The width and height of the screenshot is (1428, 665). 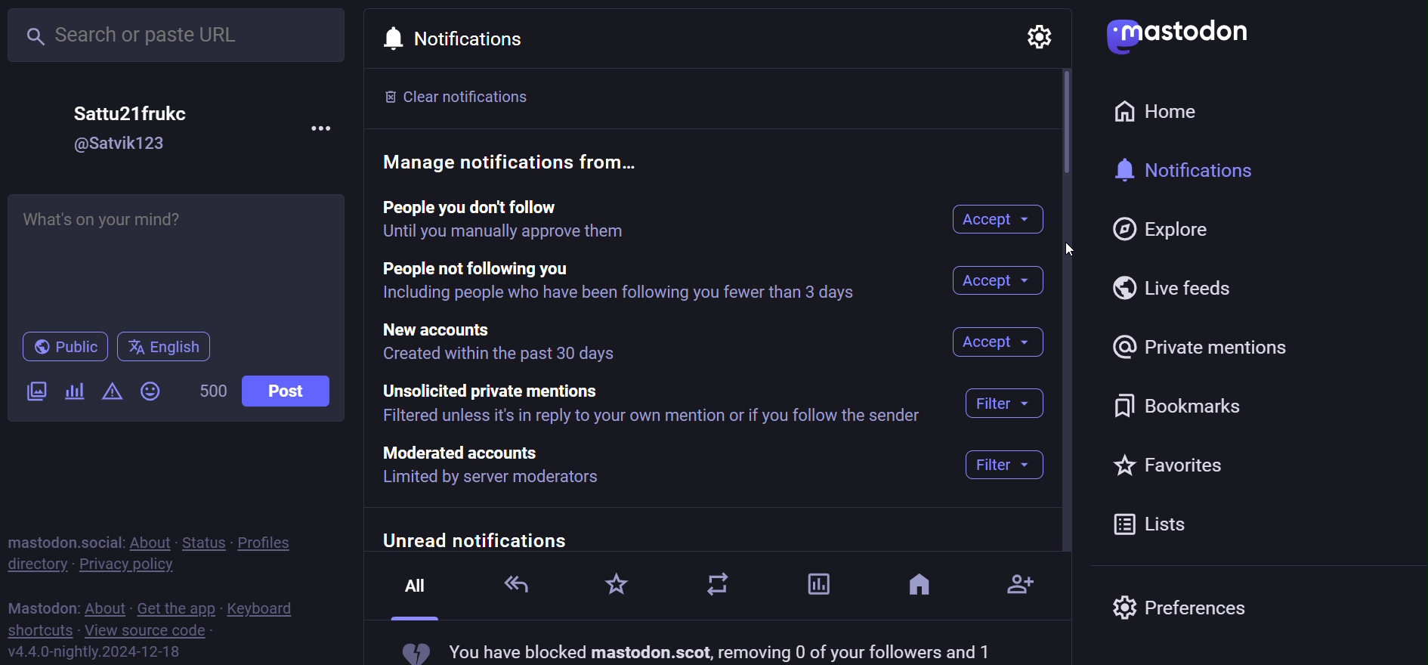 I want to click on mastodon, so click(x=42, y=605).